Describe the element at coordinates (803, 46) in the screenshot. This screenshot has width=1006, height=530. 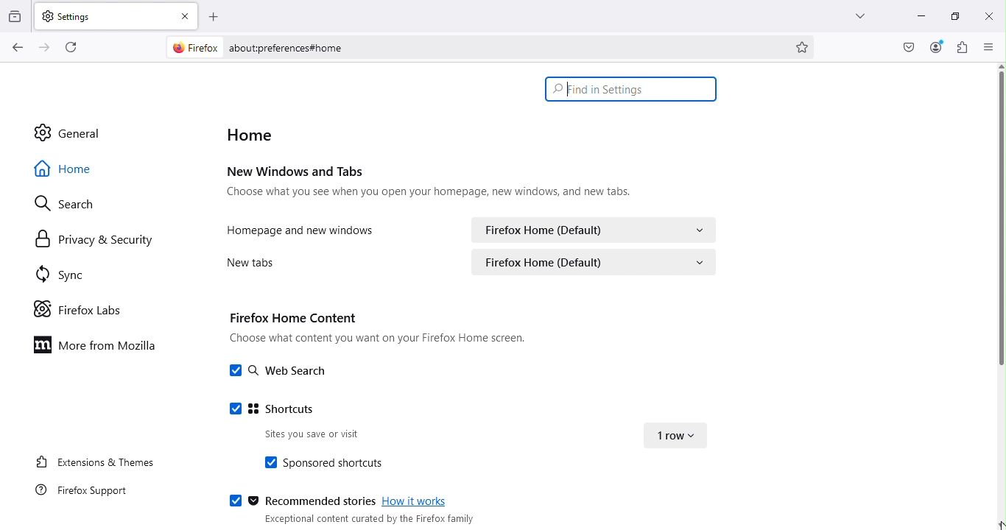
I see `Bookmark this page` at that location.